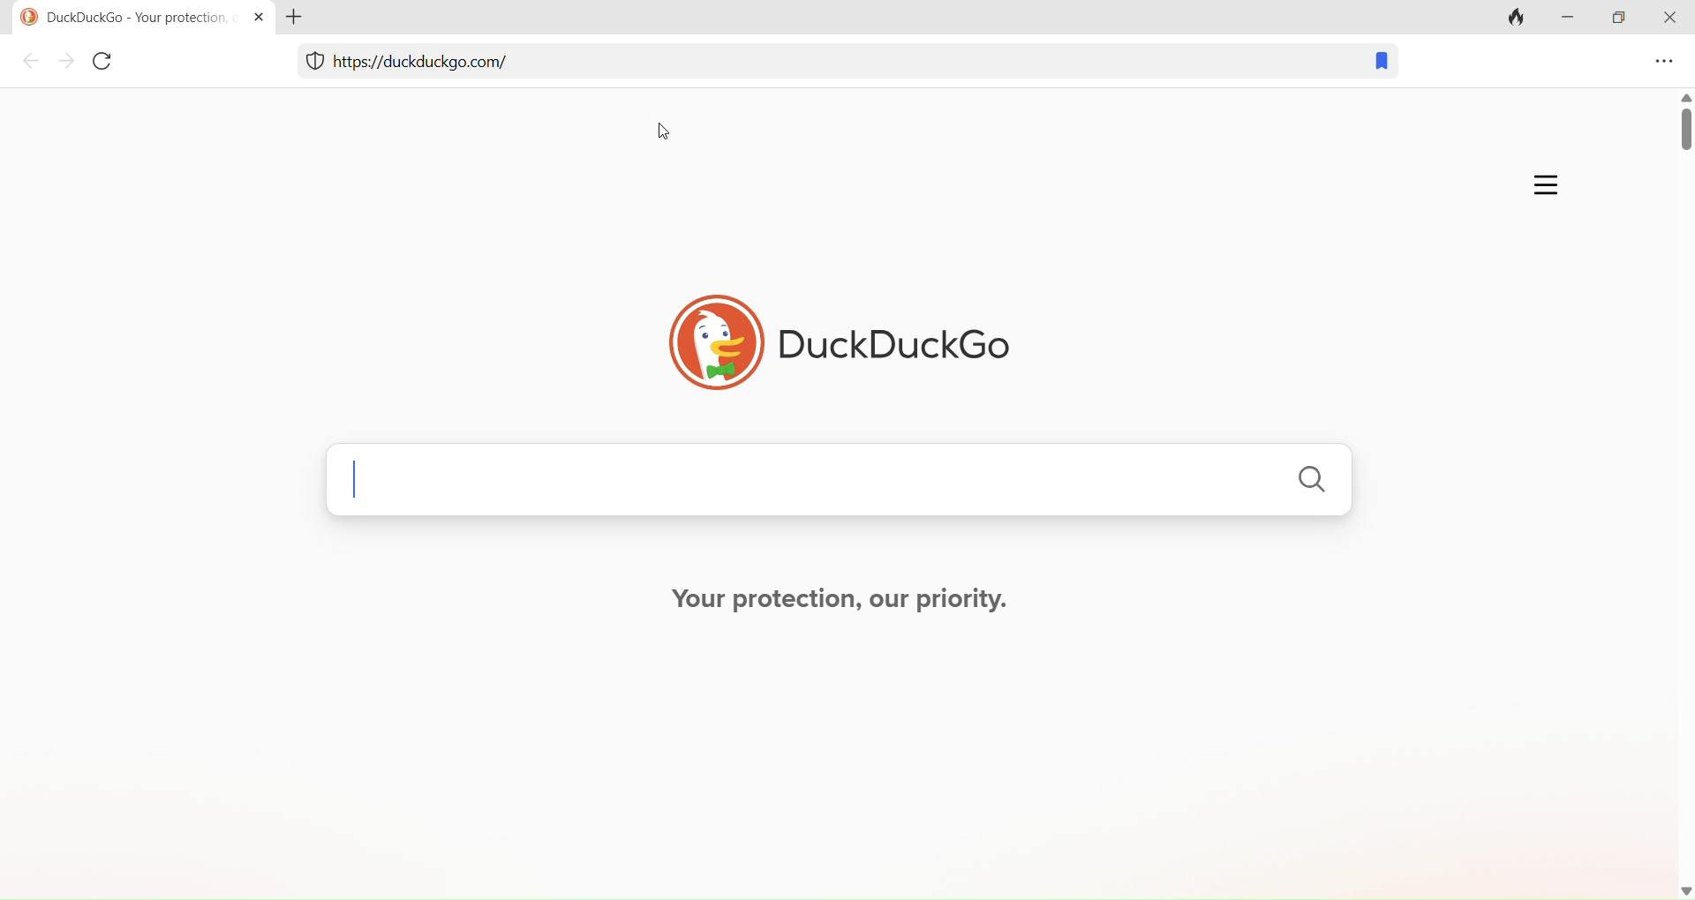 Image resolution: width=1695 pixels, height=900 pixels. What do you see at coordinates (1670, 482) in the screenshot?
I see `scroll bar` at bounding box center [1670, 482].